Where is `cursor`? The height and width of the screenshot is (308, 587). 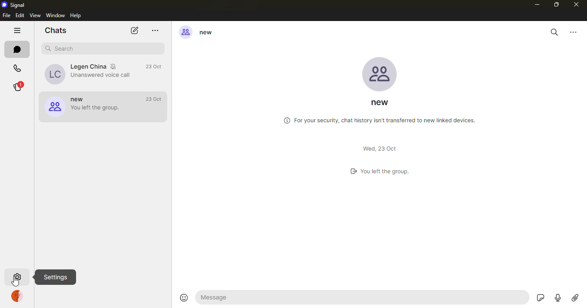
cursor is located at coordinates (16, 283).